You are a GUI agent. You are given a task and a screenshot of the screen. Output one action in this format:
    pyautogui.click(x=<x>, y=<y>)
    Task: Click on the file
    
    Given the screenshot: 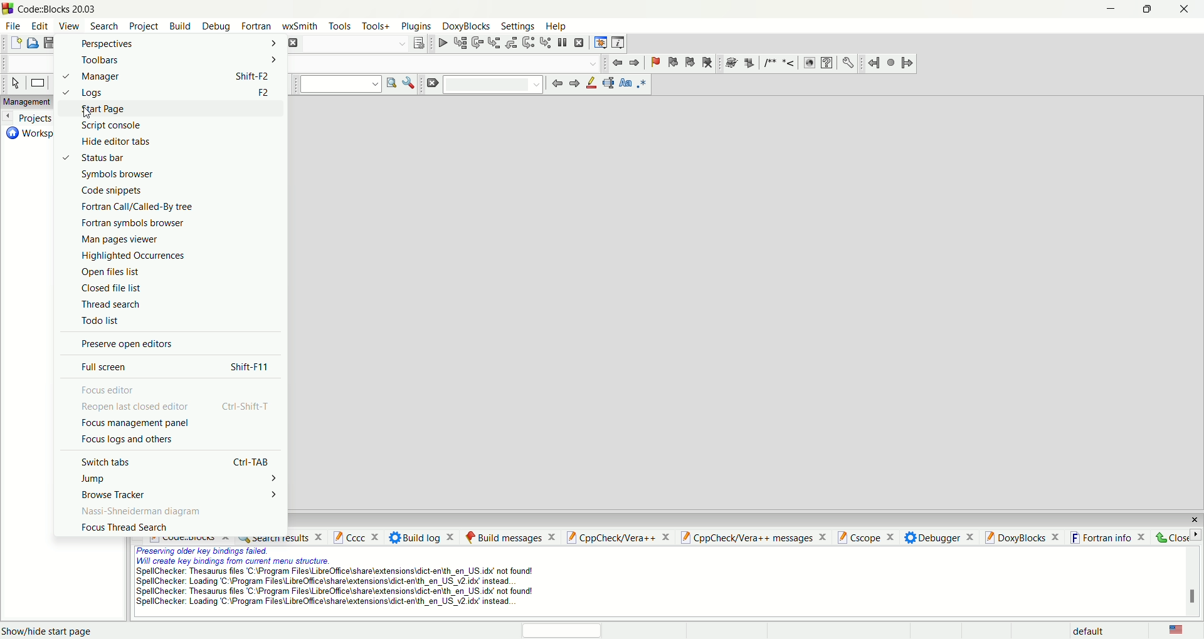 What is the action you would take?
    pyautogui.click(x=13, y=26)
    